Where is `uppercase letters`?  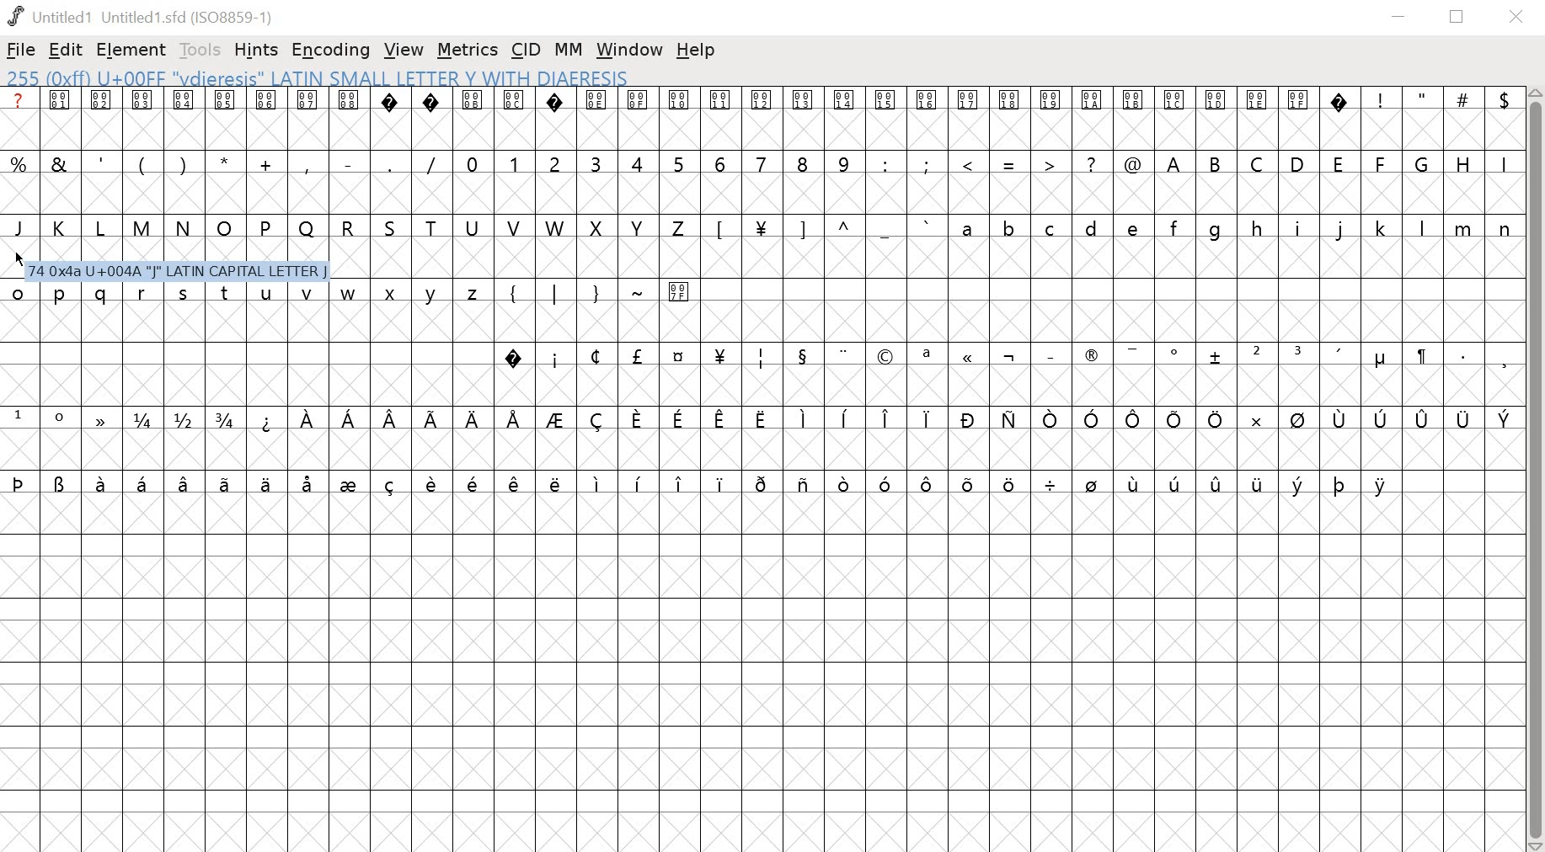 uppercase letters is located at coordinates (1338, 162).